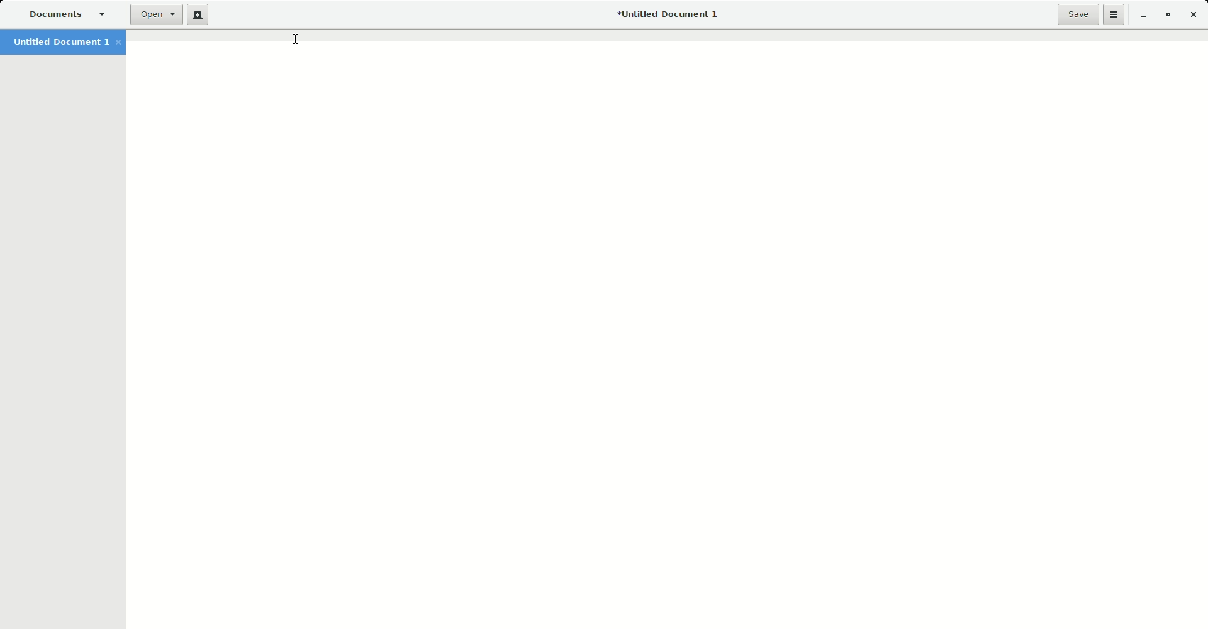 Image resolution: width=1208 pixels, height=629 pixels. I want to click on Restore, so click(1166, 14).